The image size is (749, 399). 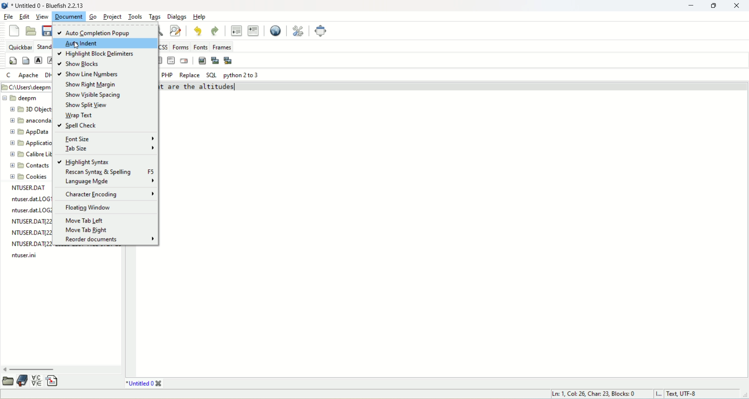 I want to click on python 2 to 3, so click(x=242, y=76).